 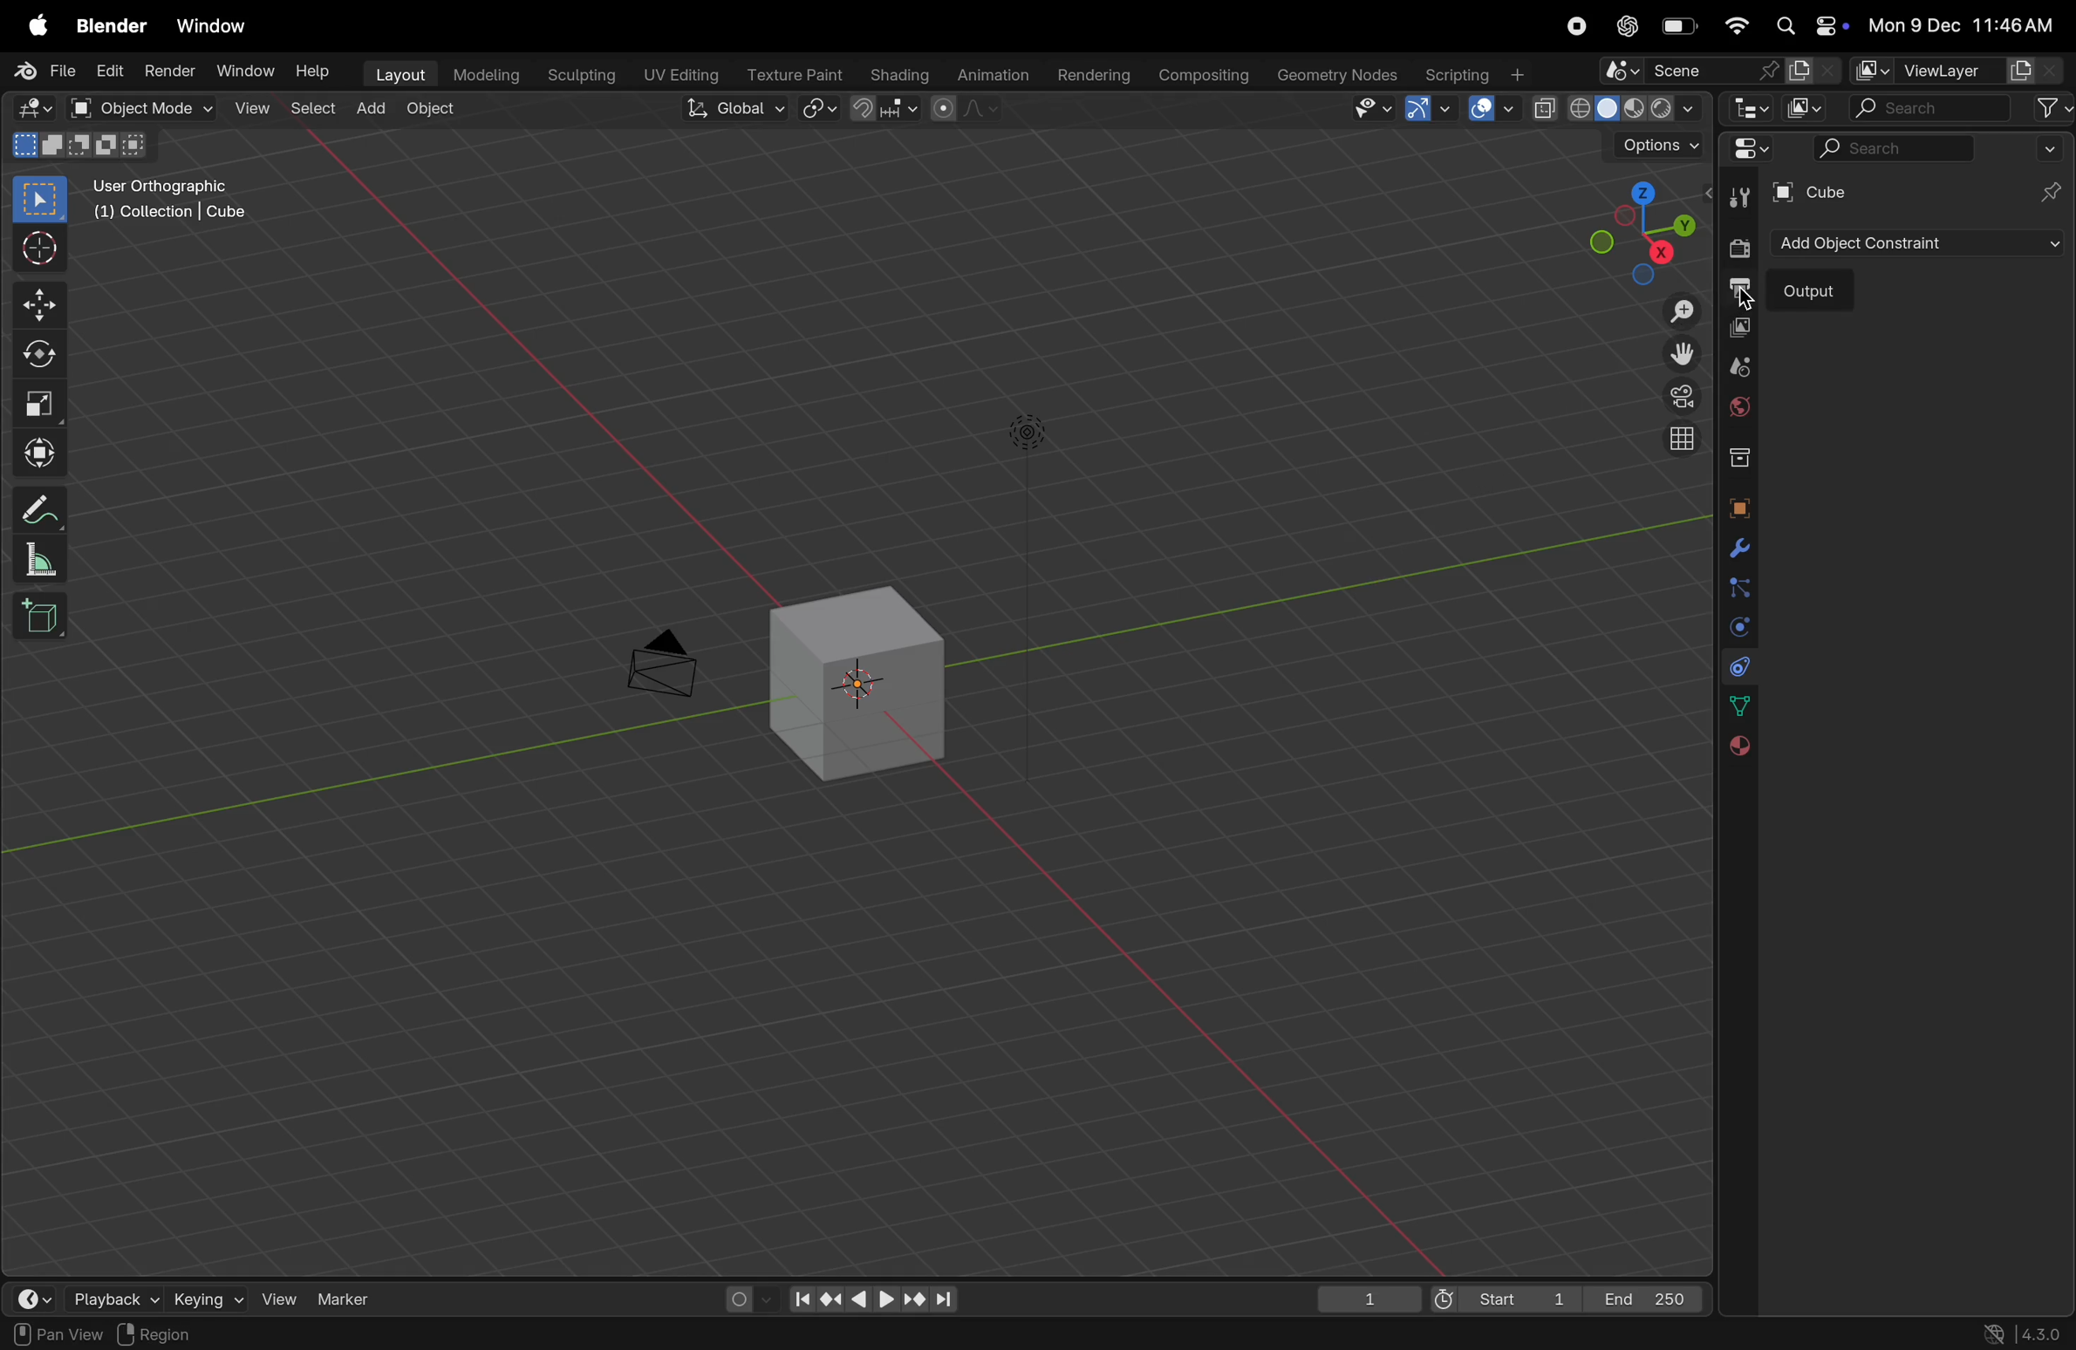 I want to click on Uv editing, so click(x=681, y=72).